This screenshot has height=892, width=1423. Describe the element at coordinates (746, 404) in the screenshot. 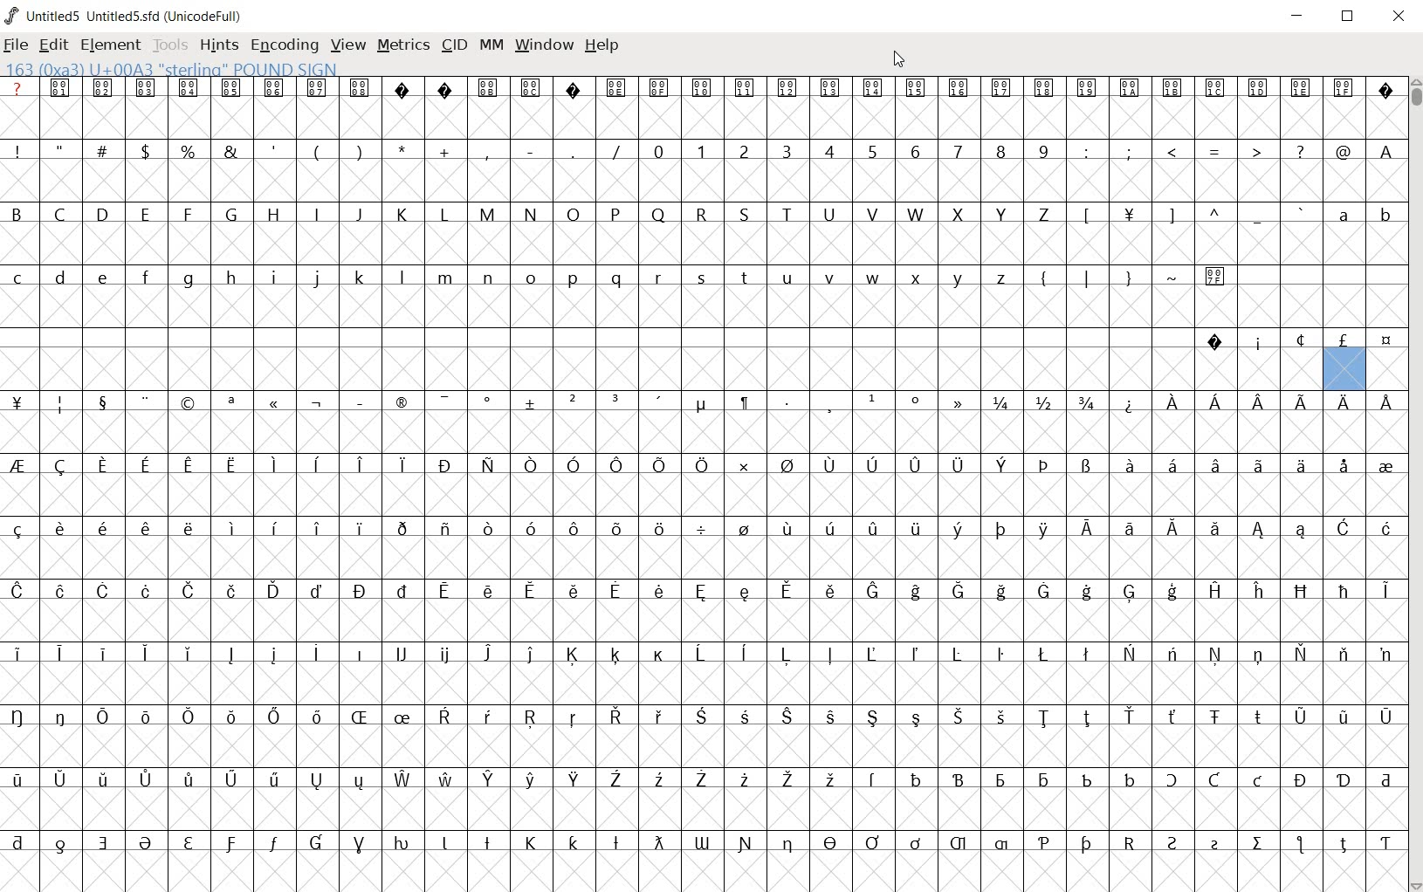

I see `Symbol` at that location.